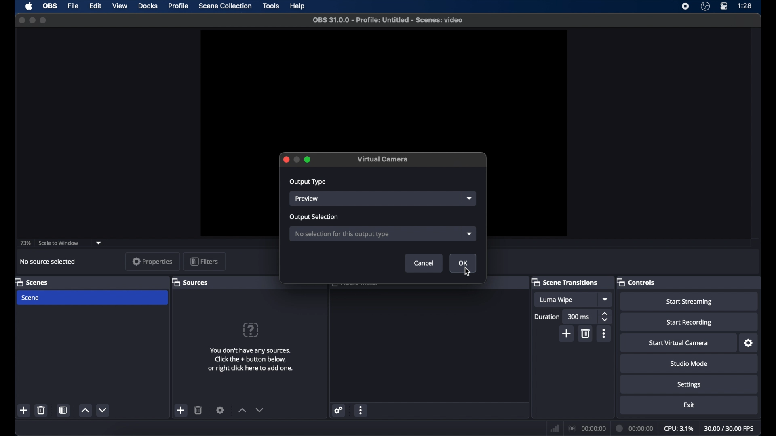  What do you see at coordinates (730, 428) in the screenshot?
I see `fps` at bounding box center [730, 428].